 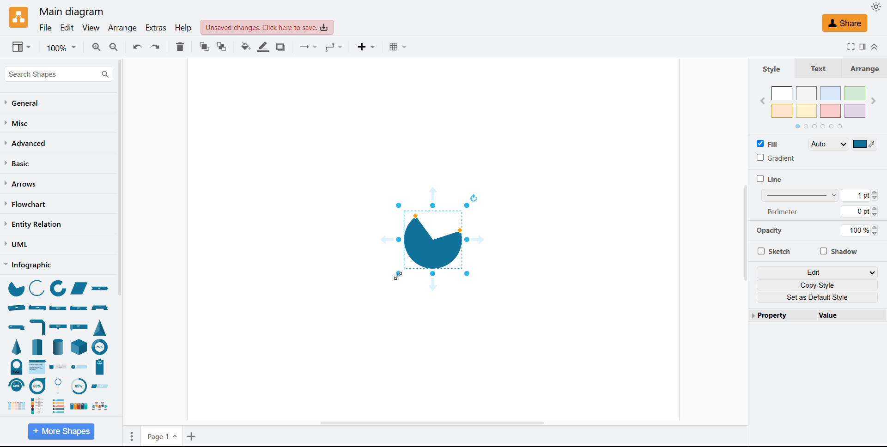 What do you see at coordinates (184, 27) in the screenshot?
I see `help ` at bounding box center [184, 27].